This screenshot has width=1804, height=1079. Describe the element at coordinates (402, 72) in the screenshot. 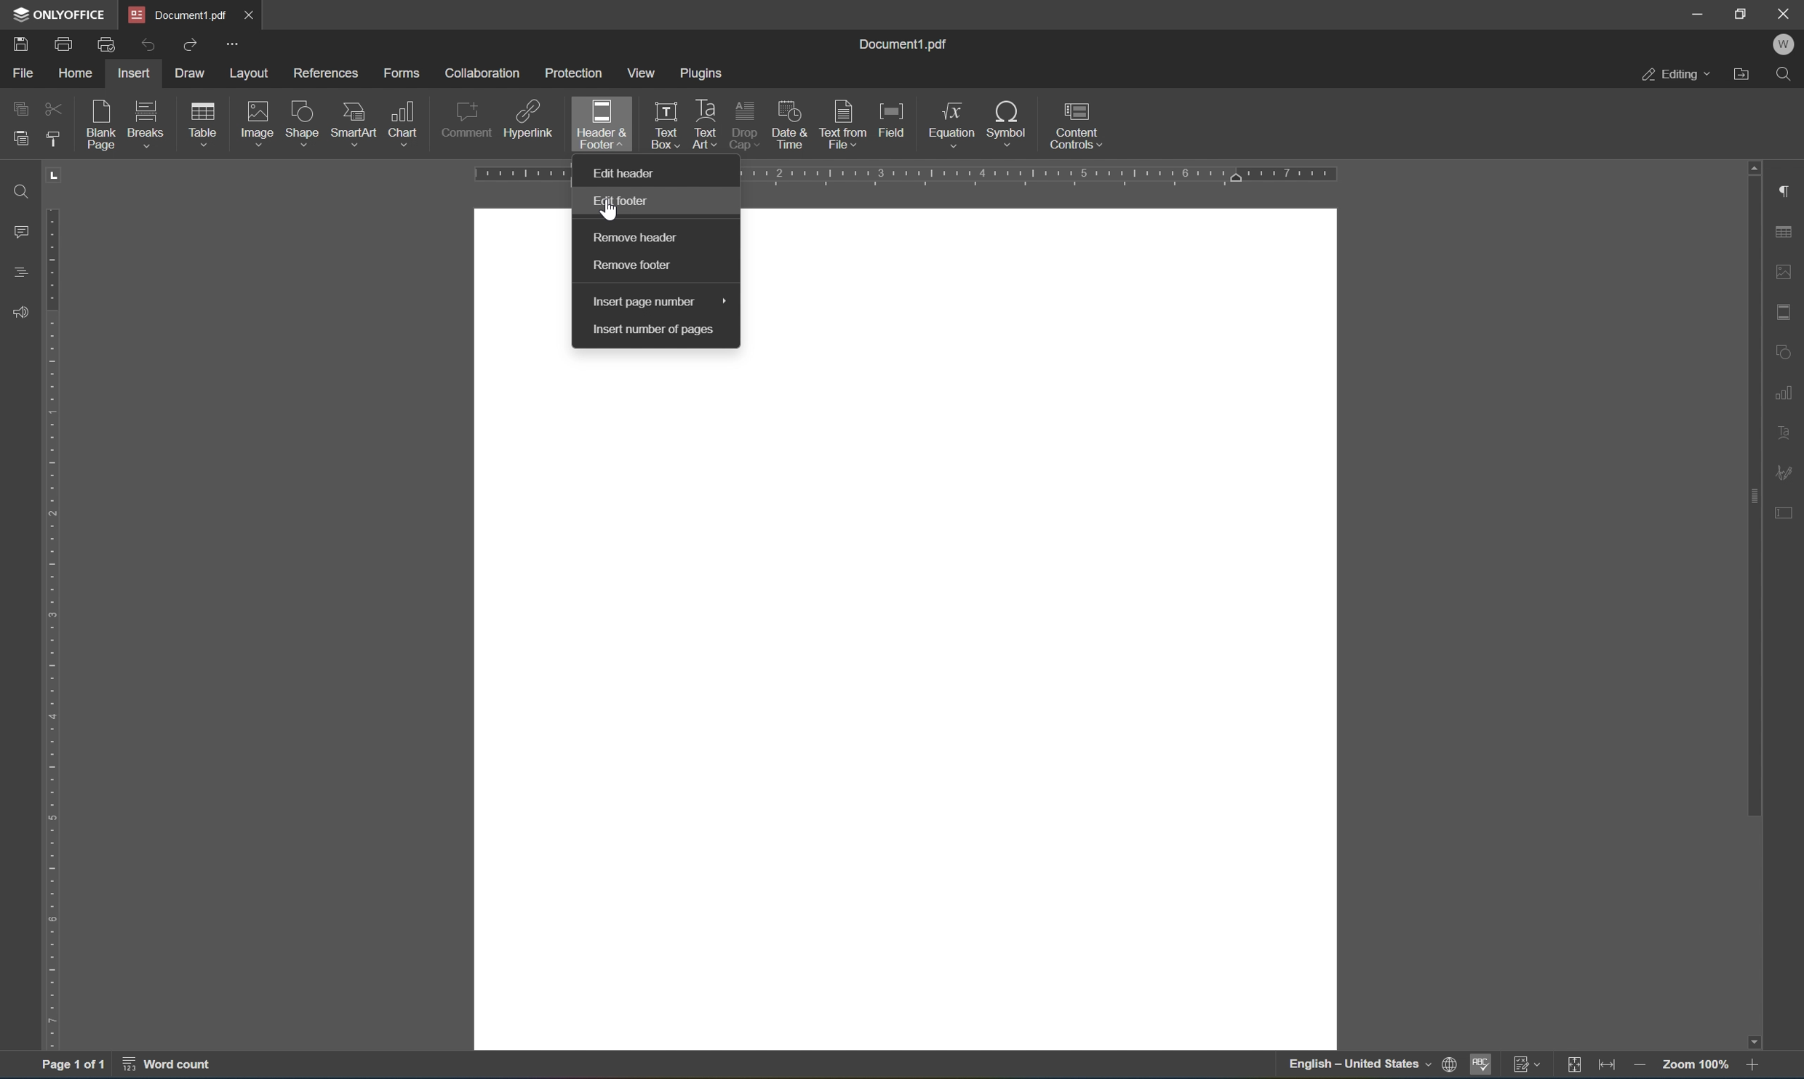

I see `forms` at that location.